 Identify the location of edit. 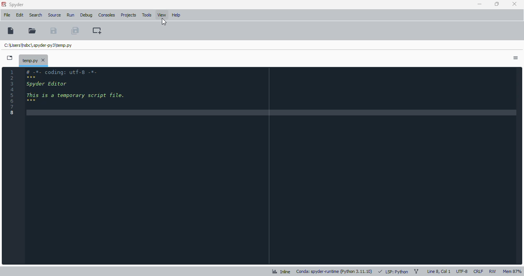
(20, 15).